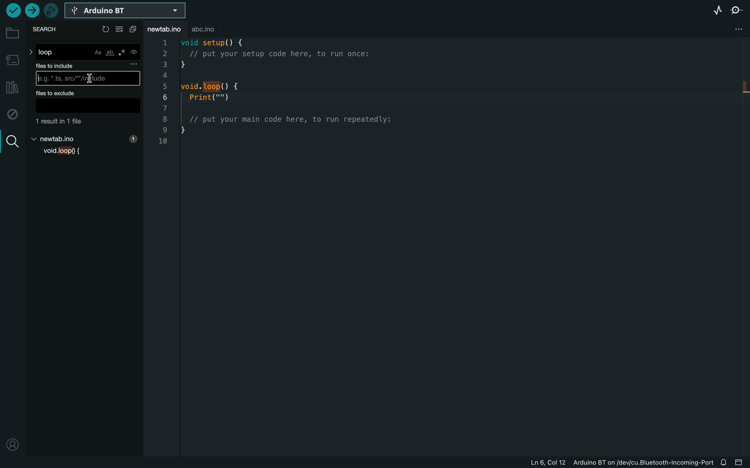 The width and height of the screenshot is (750, 468). What do you see at coordinates (106, 29) in the screenshot?
I see `reload` at bounding box center [106, 29].